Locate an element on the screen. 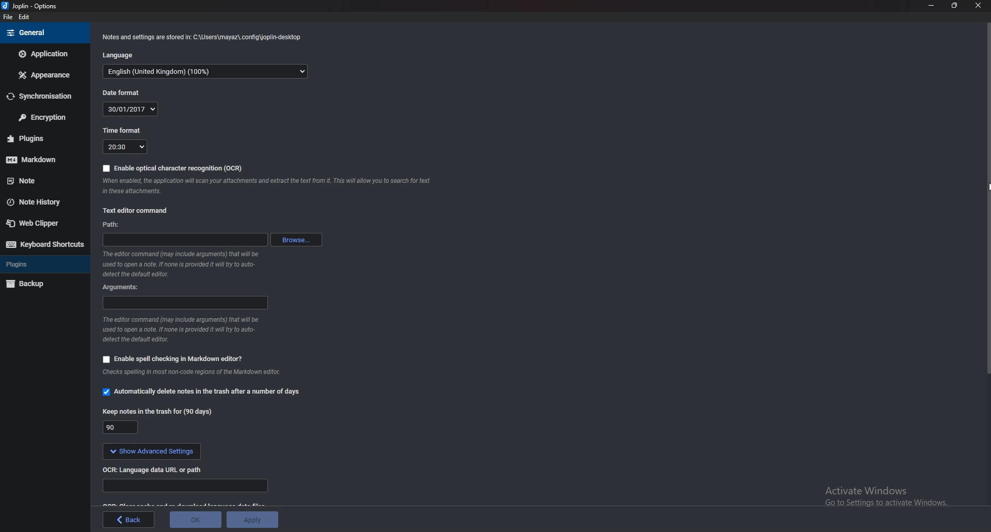 This screenshot has height=532, width=991. o C R language data url or path is located at coordinates (152, 469).